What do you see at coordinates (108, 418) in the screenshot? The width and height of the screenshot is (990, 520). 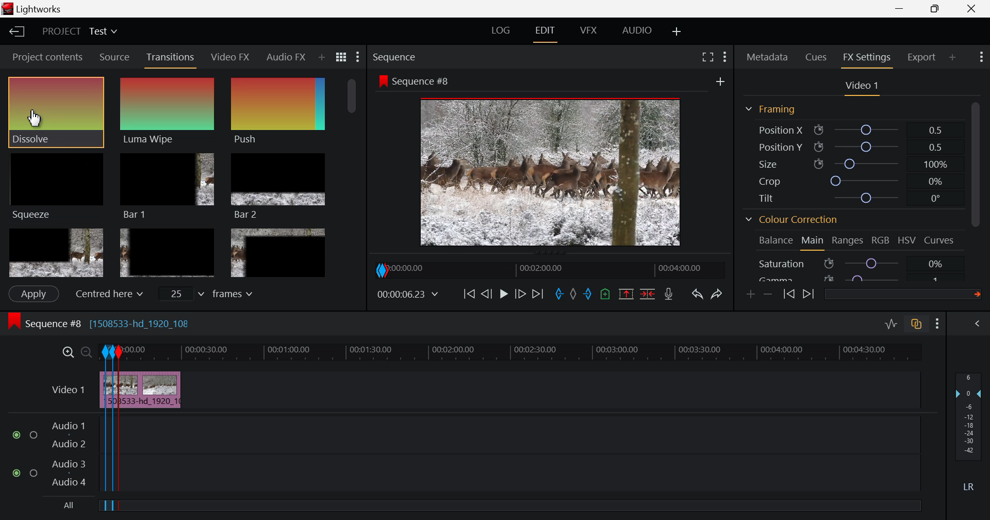 I see `Segment In & Out Marks Made` at bounding box center [108, 418].